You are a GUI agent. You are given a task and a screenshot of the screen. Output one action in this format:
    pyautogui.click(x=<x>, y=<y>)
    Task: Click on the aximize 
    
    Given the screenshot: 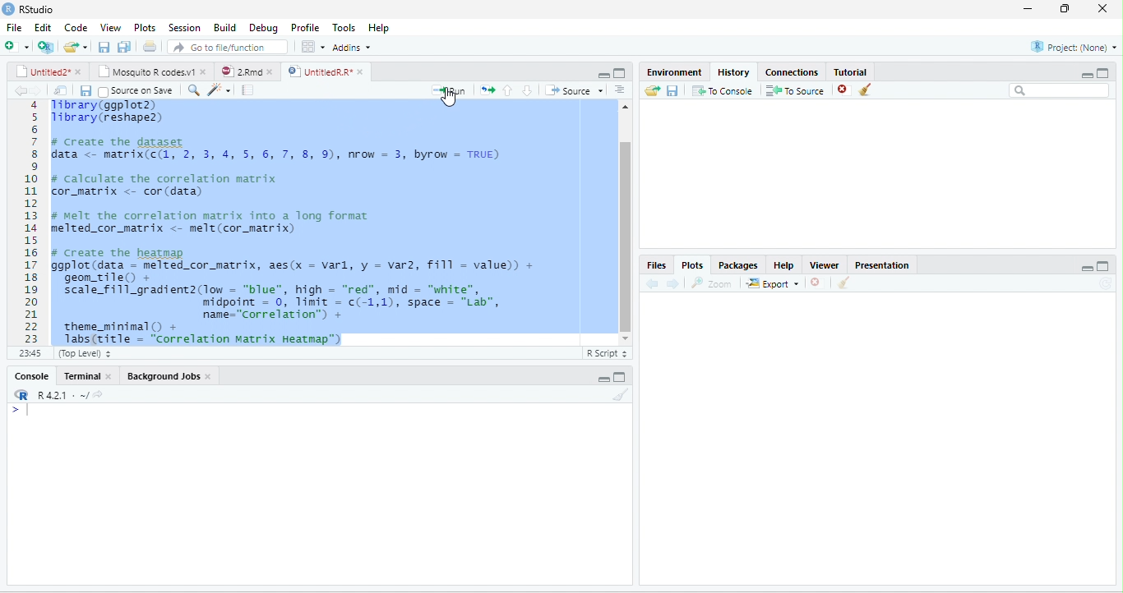 What is the action you would take?
    pyautogui.click(x=1108, y=71)
    